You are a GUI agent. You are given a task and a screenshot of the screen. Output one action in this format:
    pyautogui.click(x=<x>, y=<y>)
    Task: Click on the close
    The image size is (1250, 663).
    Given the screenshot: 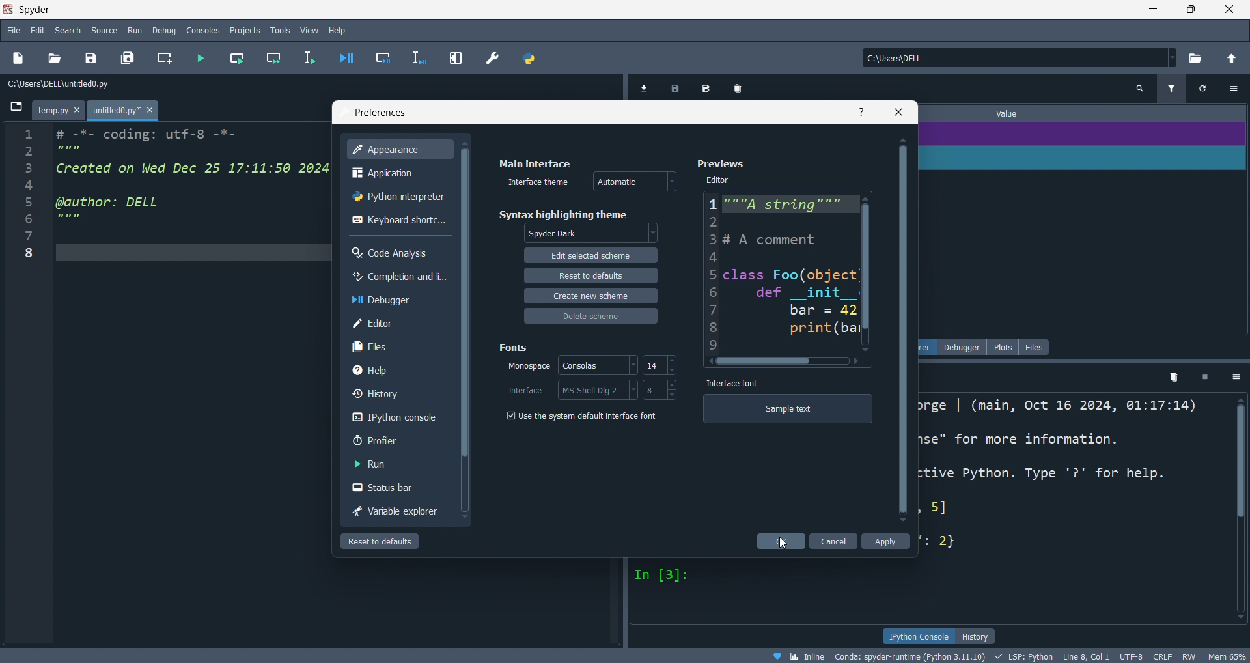 What is the action you would take?
    pyautogui.click(x=1230, y=11)
    